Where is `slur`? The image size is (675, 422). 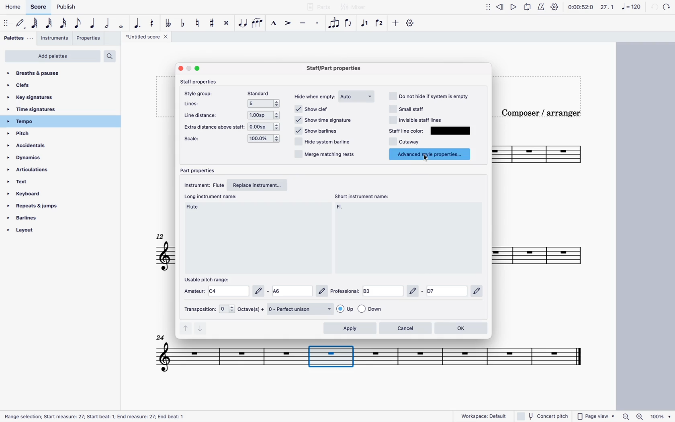 slur is located at coordinates (258, 23).